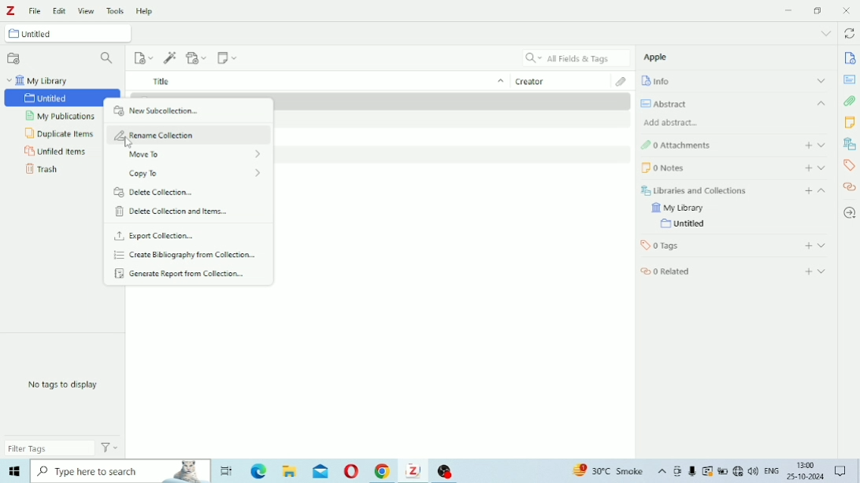 The image size is (860, 483). I want to click on Copy To., so click(192, 172).